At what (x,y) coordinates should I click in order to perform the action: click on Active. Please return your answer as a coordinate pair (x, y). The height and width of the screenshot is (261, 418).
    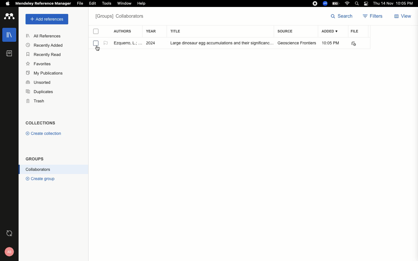
    Looking at the image, I should click on (105, 43).